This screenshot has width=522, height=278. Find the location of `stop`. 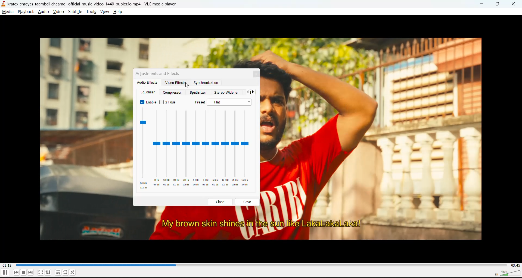

stop is located at coordinates (24, 273).